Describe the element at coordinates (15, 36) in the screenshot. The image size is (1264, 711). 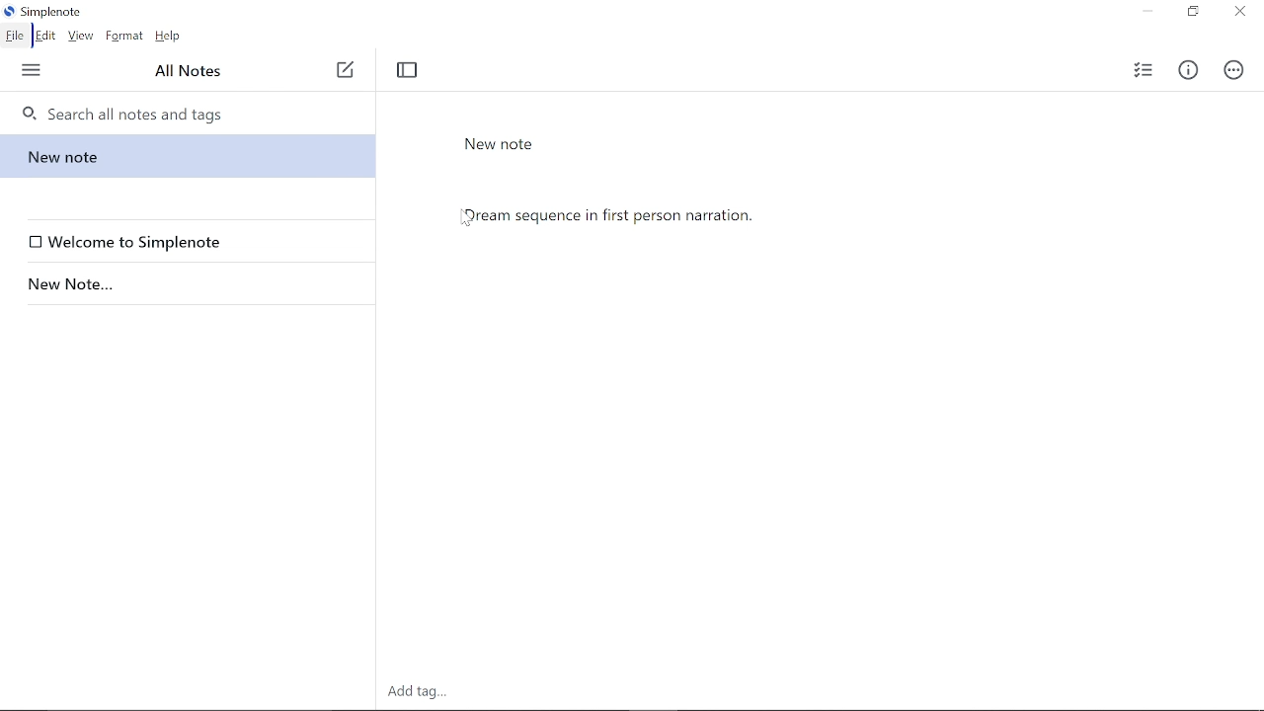
I see `File` at that location.